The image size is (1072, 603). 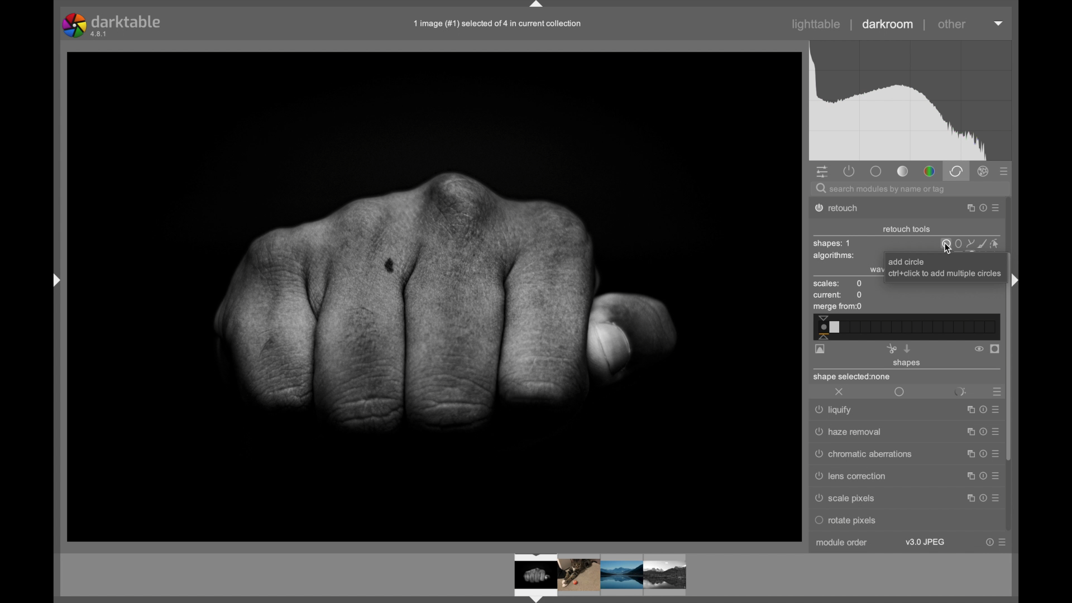 I want to click on shape selected:none, so click(x=853, y=377).